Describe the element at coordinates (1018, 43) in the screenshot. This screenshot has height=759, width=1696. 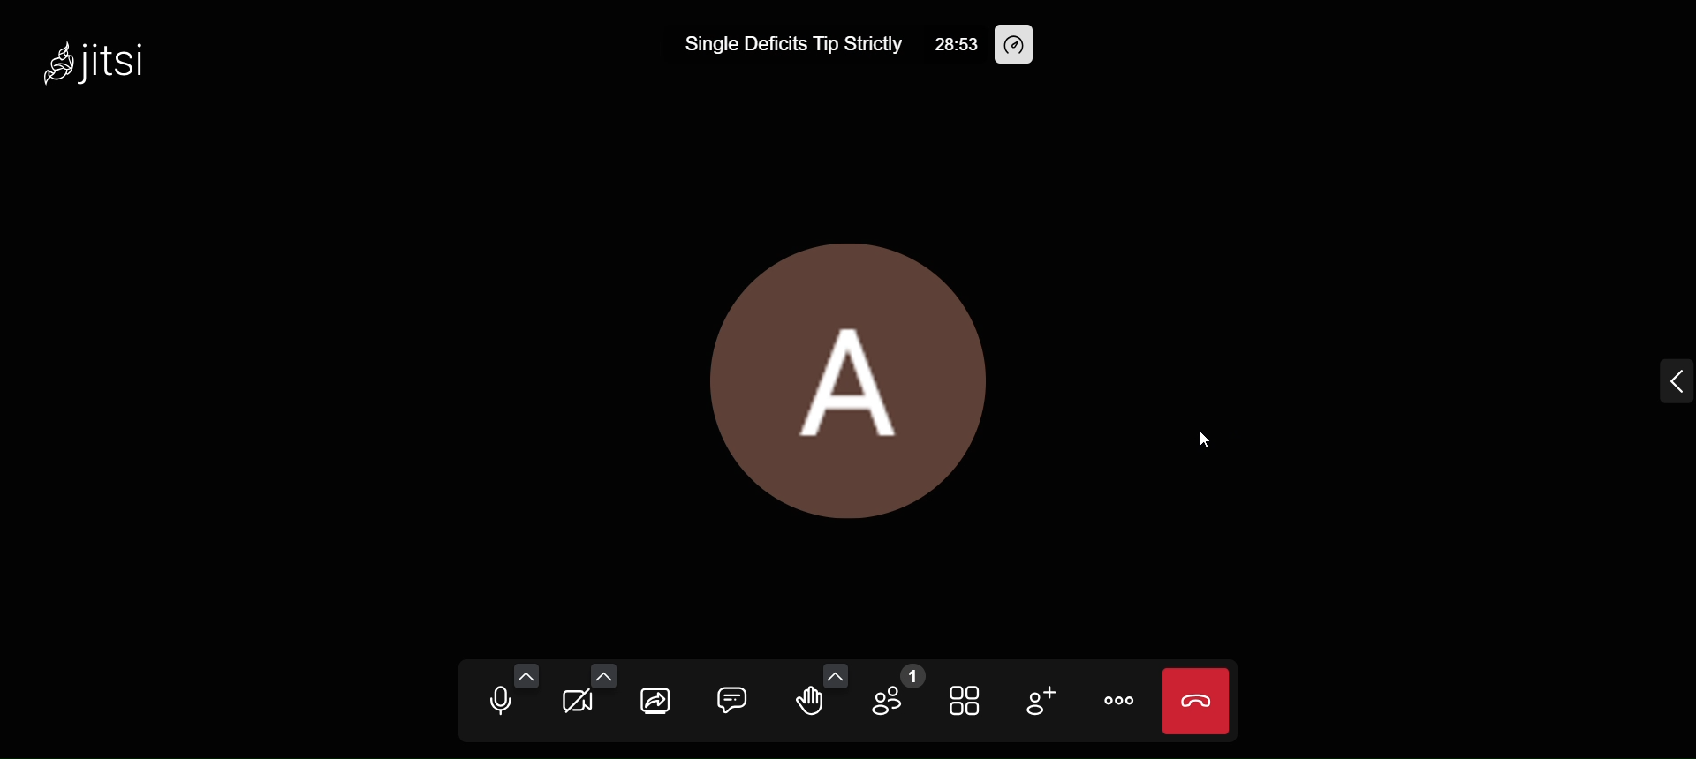
I see `performance setting` at that location.